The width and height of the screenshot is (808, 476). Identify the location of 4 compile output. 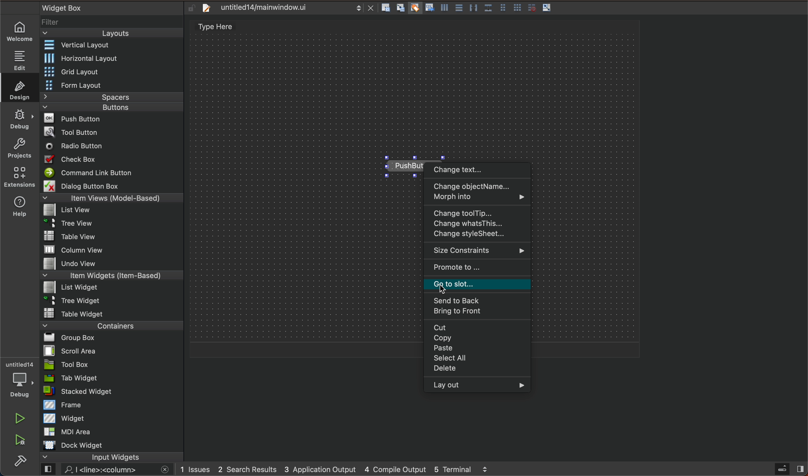
(397, 469).